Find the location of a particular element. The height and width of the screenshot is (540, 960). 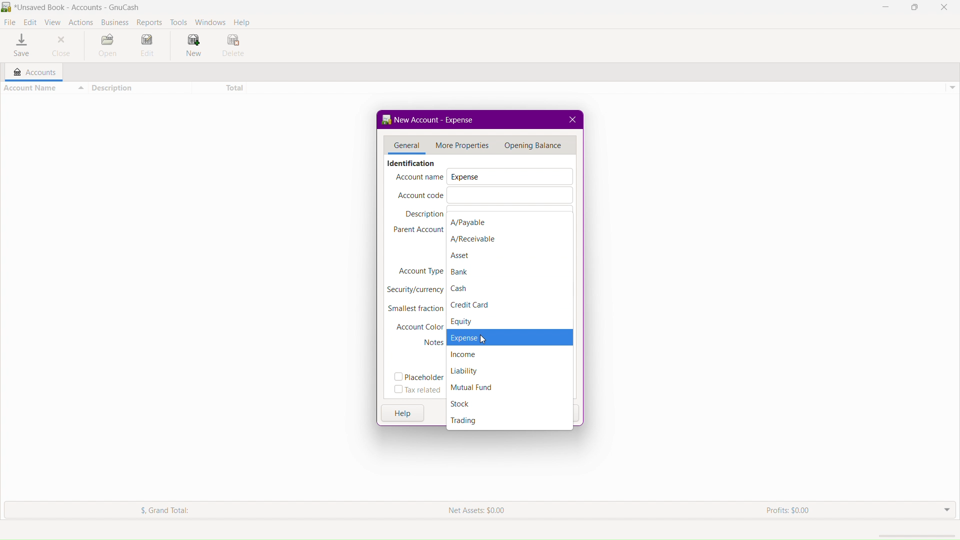

A/Receivable is located at coordinates (481, 239).